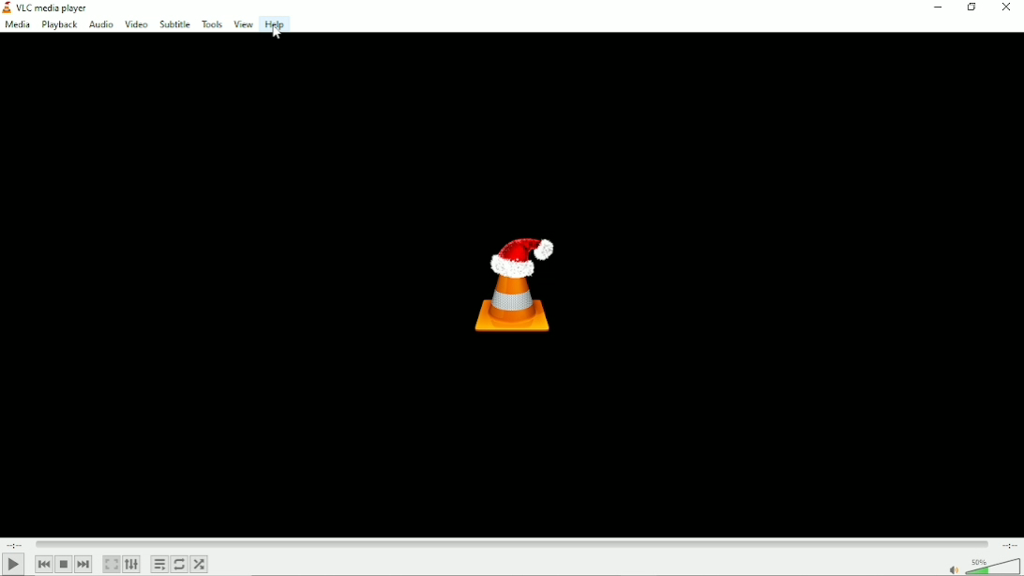 The width and height of the screenshot is (1024, 576). I want to click on Elapsed time, so click(15, 543).